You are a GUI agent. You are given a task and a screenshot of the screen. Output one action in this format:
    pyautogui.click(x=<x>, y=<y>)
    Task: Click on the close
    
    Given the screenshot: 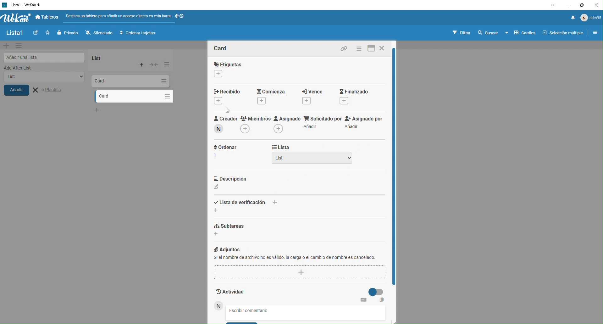 What is the action you would take?
    pyautogui.click(x=384, y=49)
    